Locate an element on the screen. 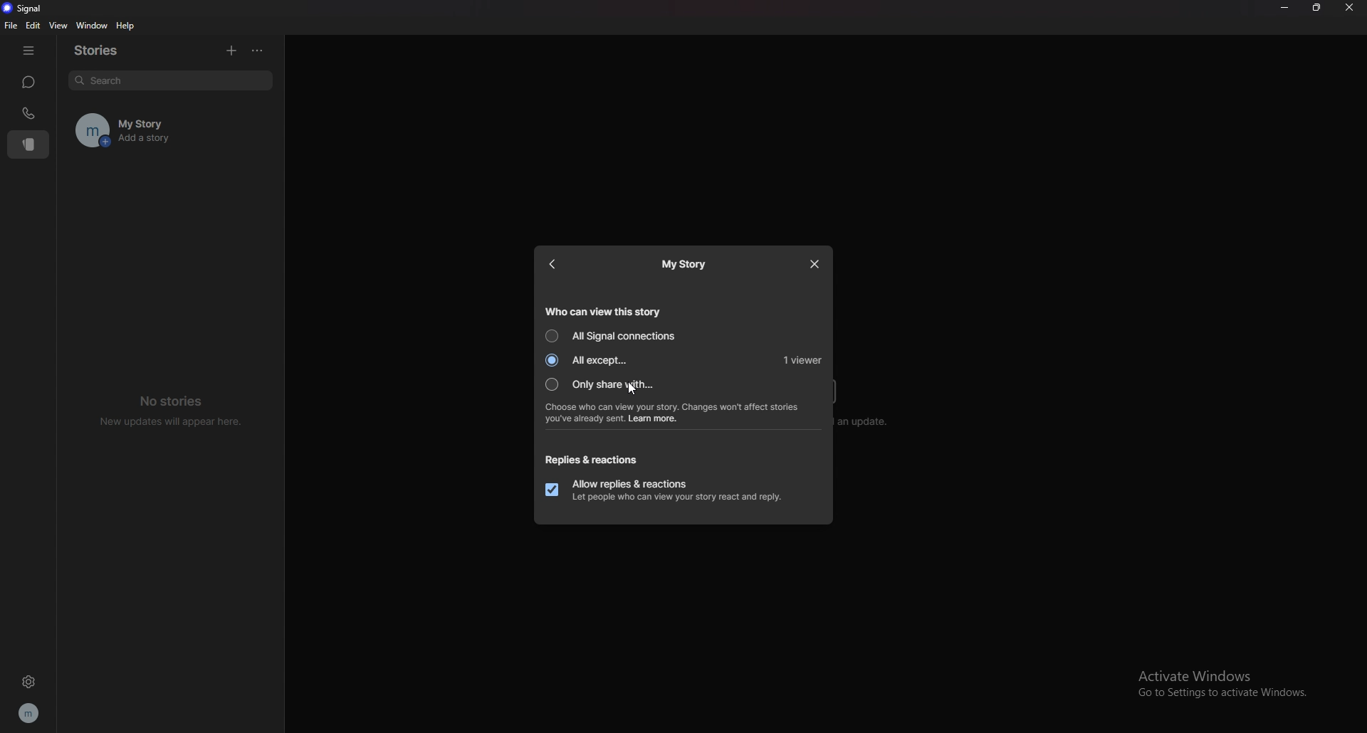 This screenshot has height=733, width=1367. calls is located at coordinates (28, 113).